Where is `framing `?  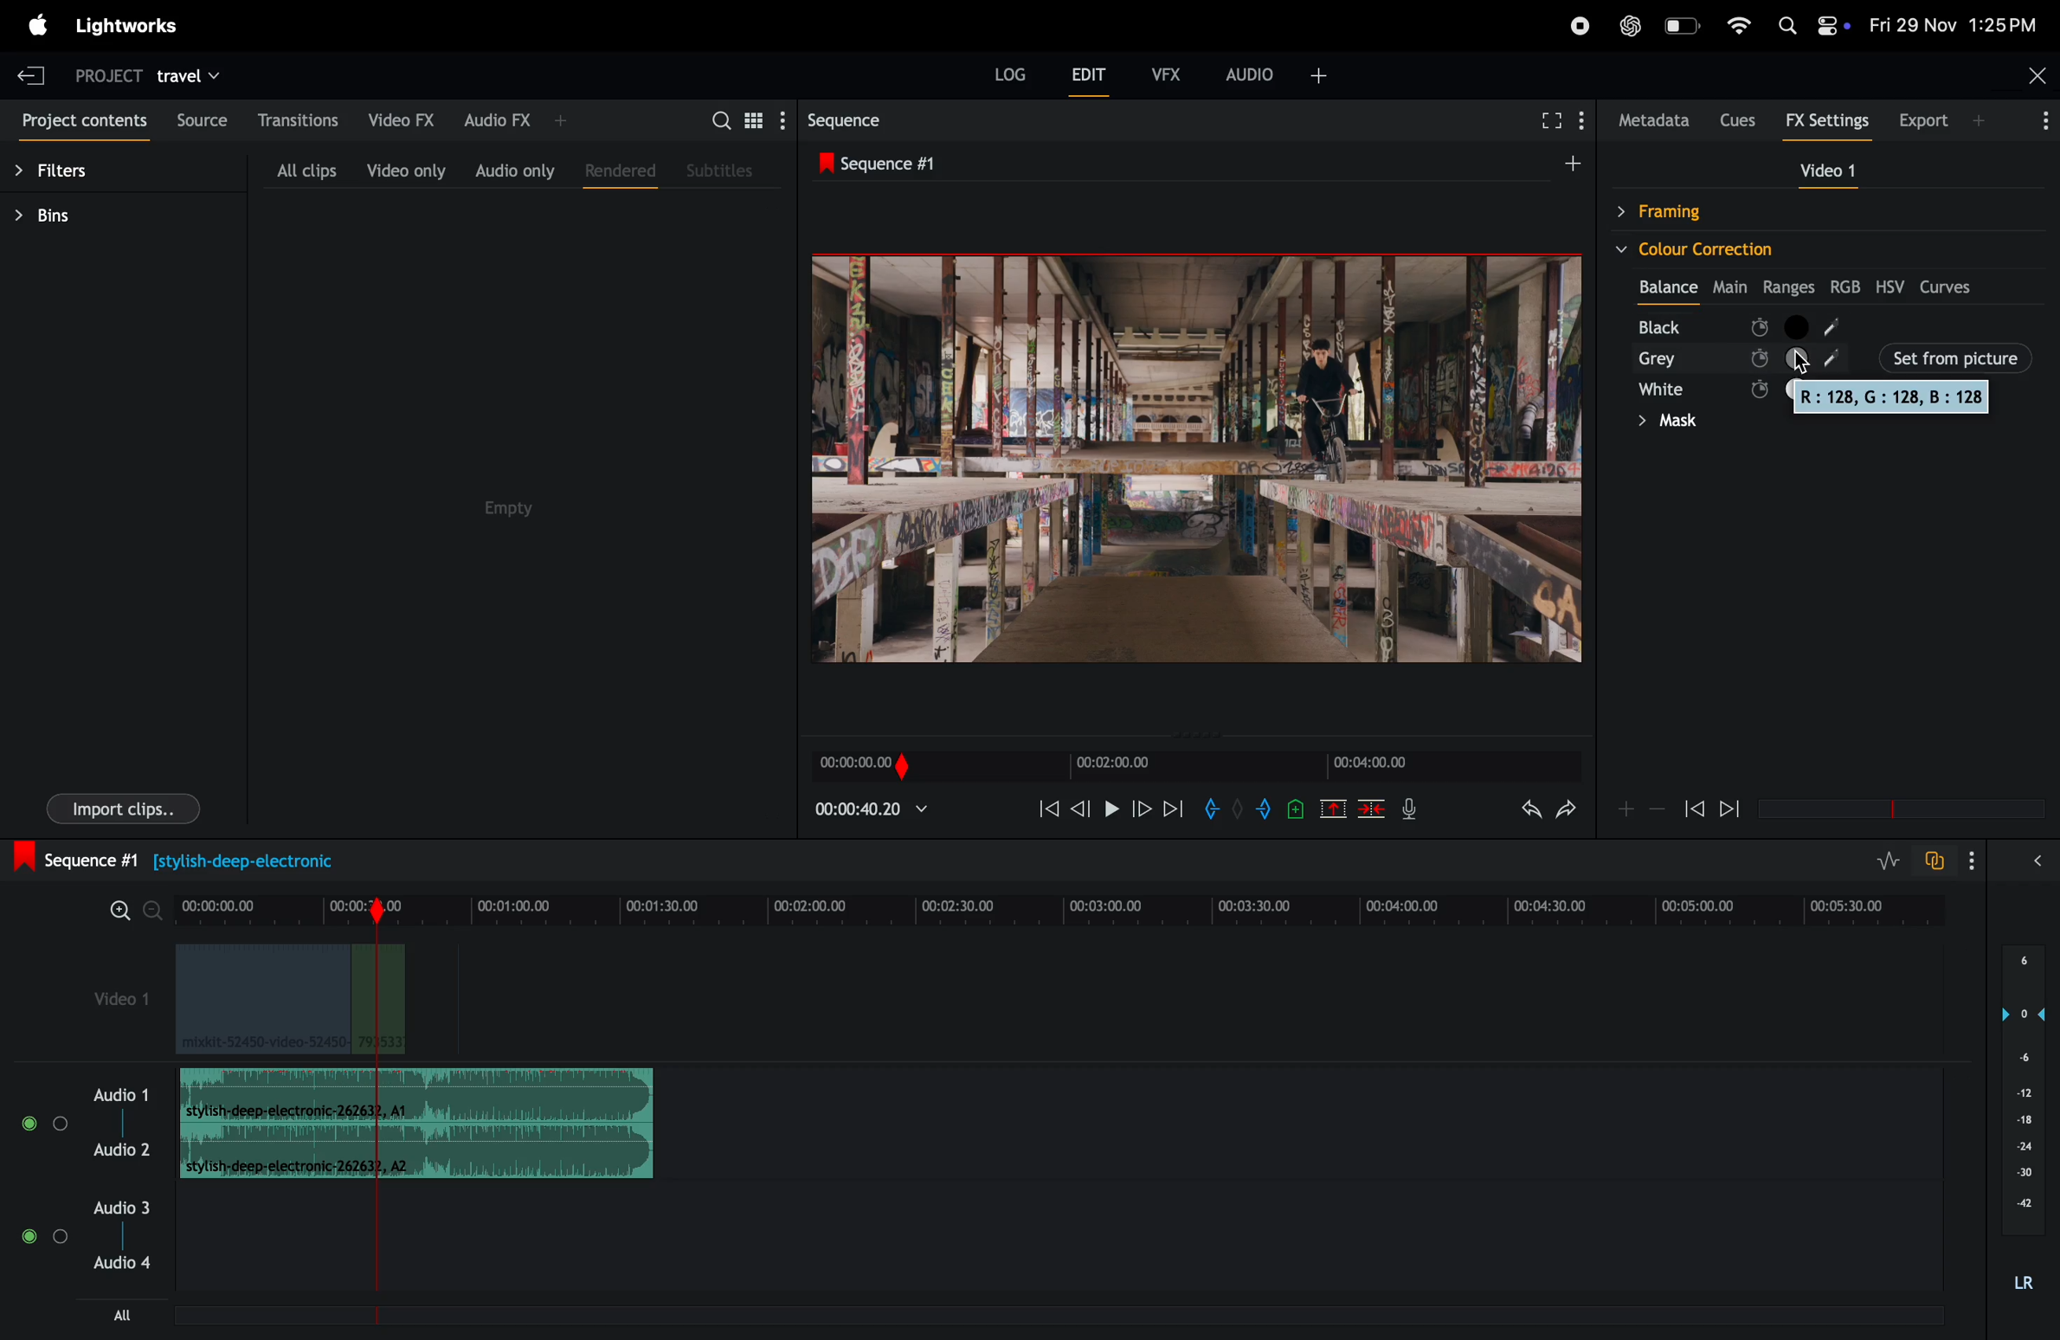
framing  is located at coordinates (1745, 211).